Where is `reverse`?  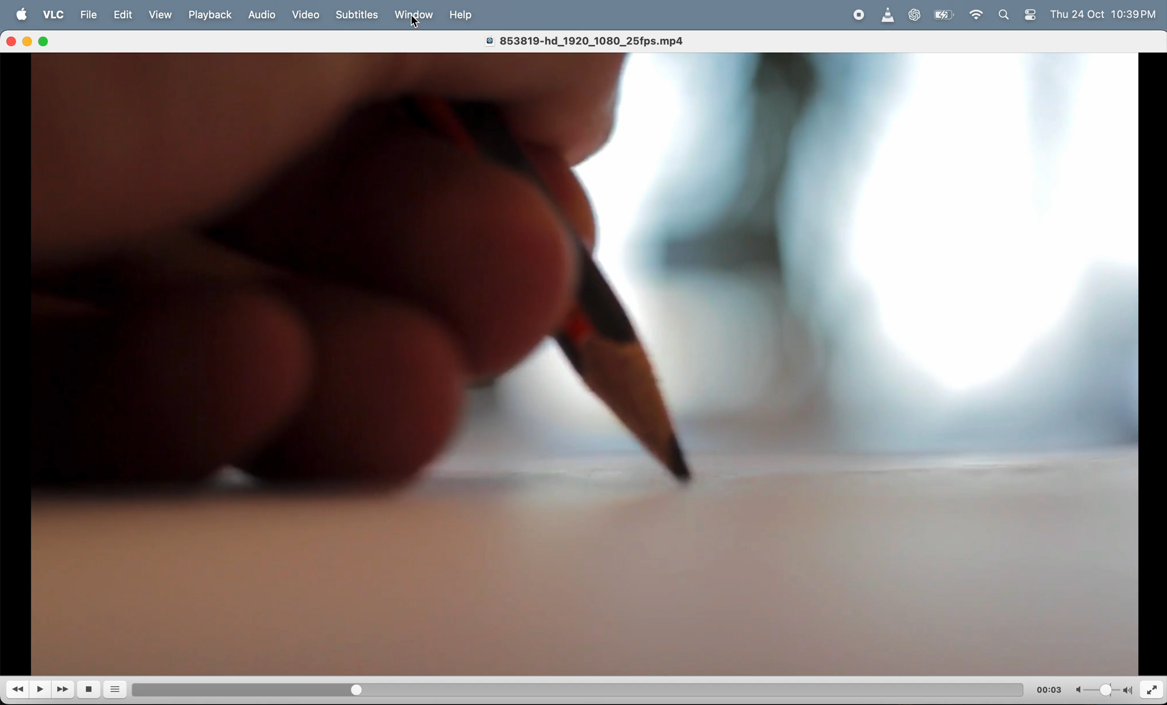
reverse is located at coordinates (18, 691).